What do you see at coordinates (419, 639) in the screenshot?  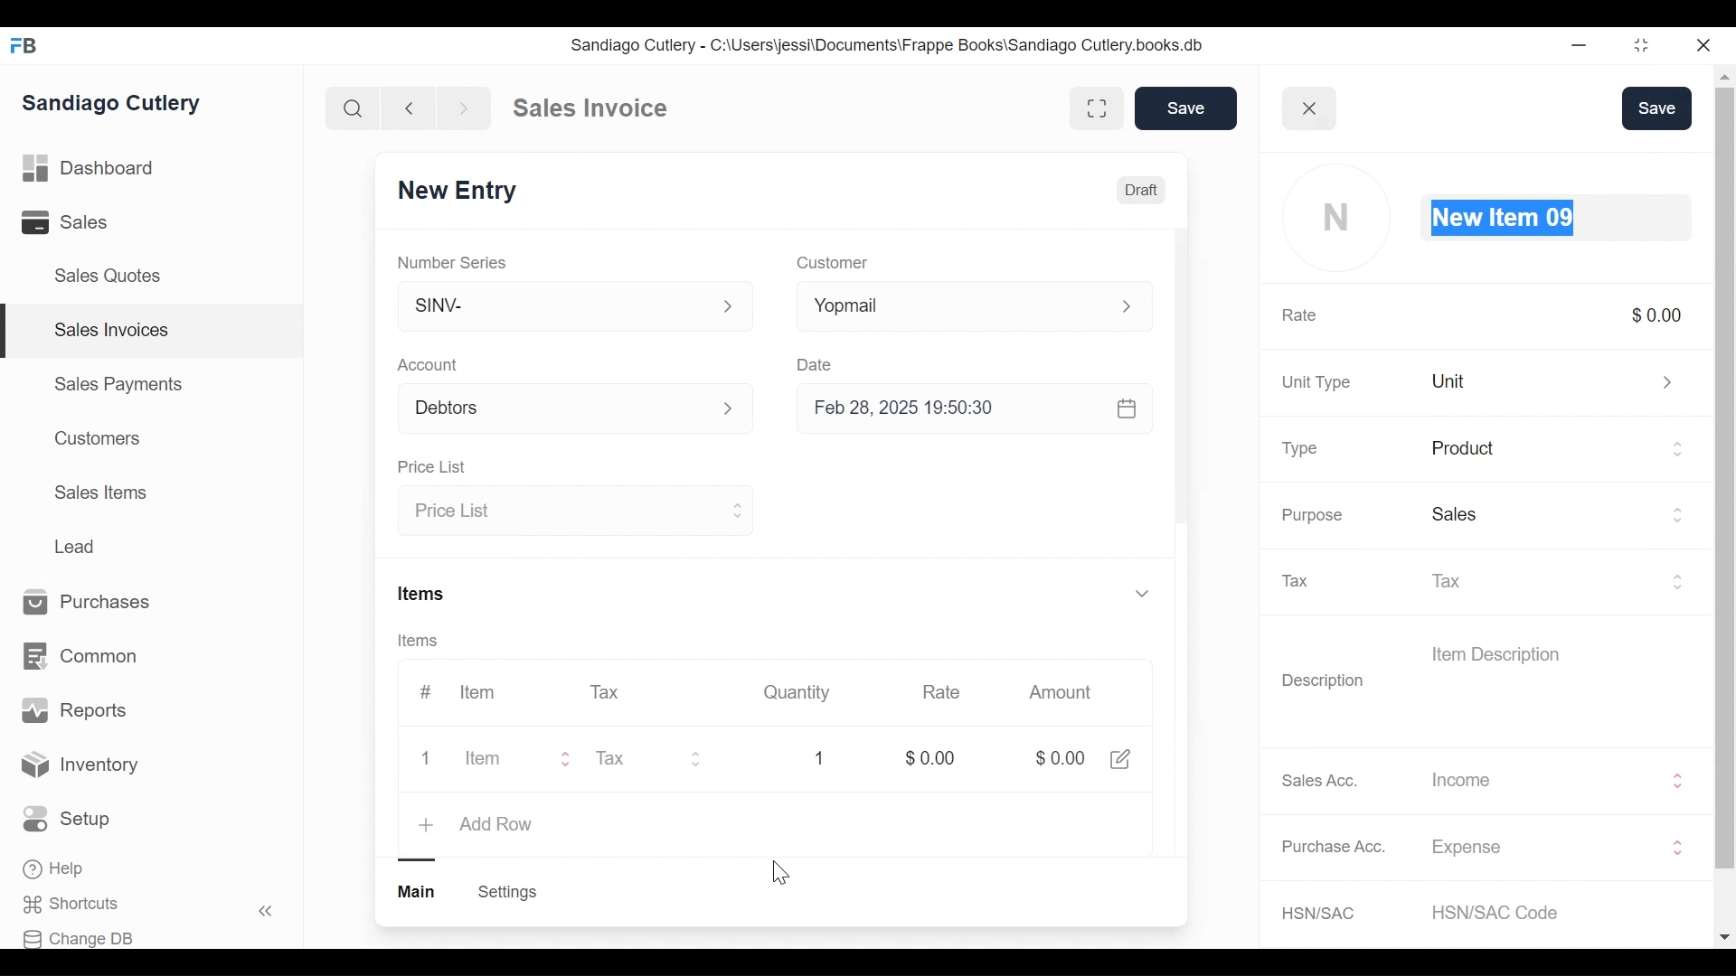 I see `Items` at bounding box center [419, 639].